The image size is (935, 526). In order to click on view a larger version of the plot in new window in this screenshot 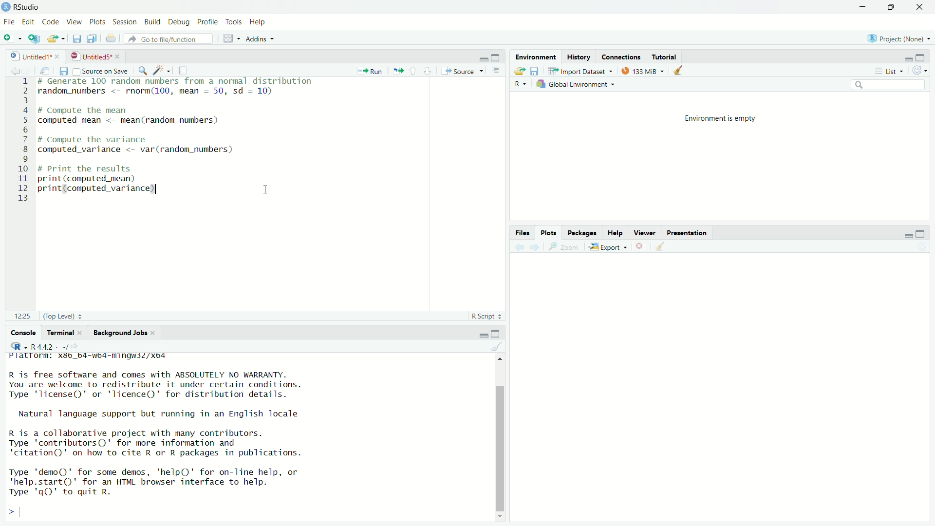, I will do `click(566, 248)`.